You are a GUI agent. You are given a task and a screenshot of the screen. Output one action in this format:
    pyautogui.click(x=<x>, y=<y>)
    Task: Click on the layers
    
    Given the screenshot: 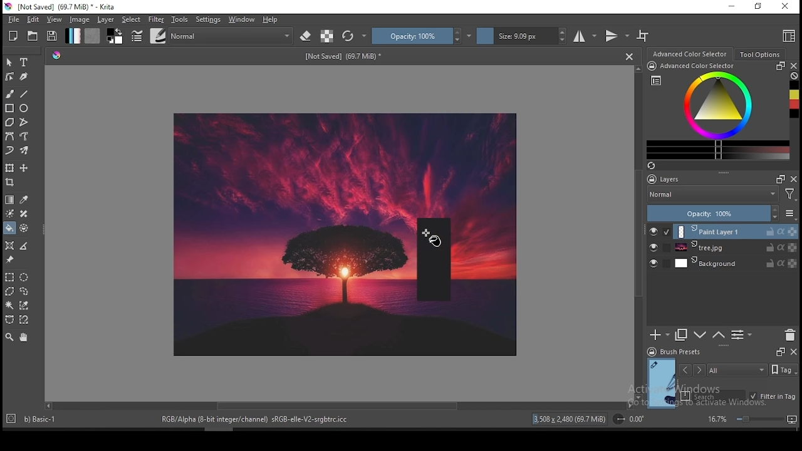 What is the action you would take?
    pyautogui.click(x=695, y=179)
    